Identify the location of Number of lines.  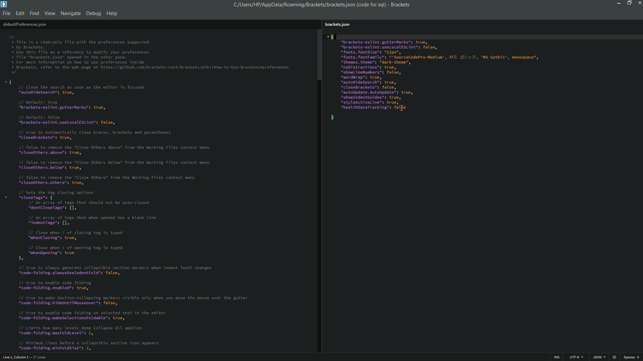
(45, 357).